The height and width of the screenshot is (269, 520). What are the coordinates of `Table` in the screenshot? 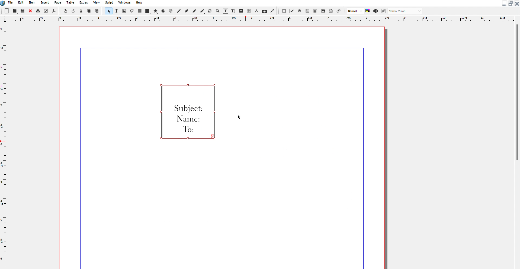 It's located at (70, 3).